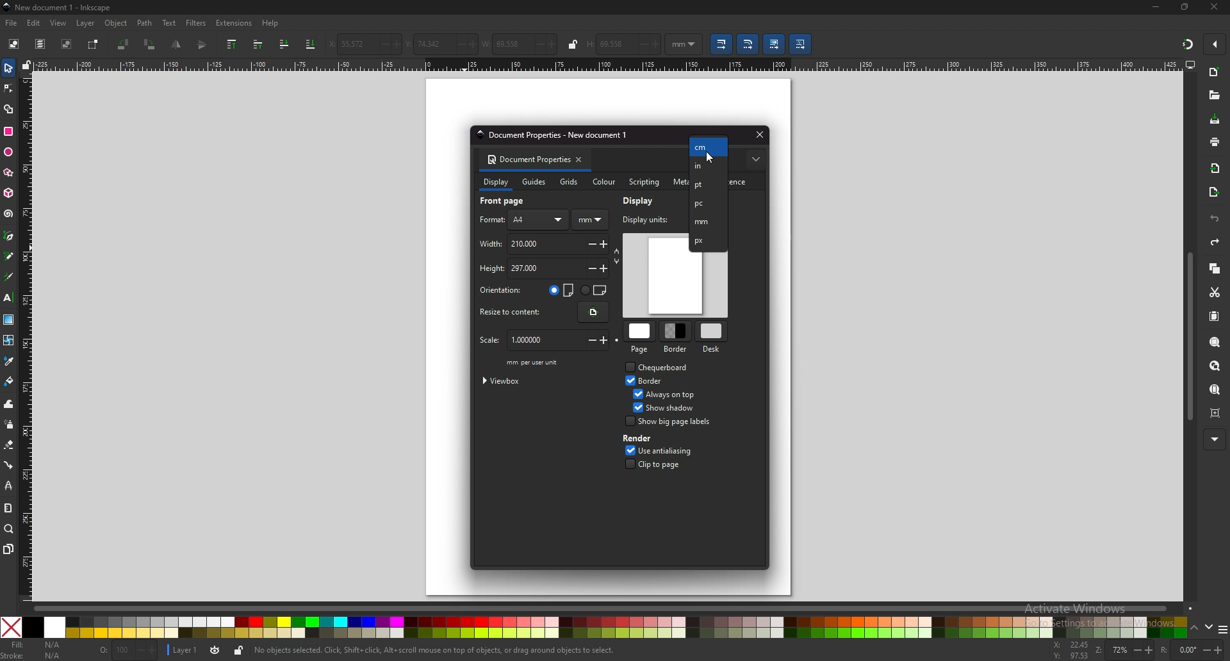  What do you see at coordinates (1133, 649) in the screenshot?
I see `-` at bounding box center [1133, 649].